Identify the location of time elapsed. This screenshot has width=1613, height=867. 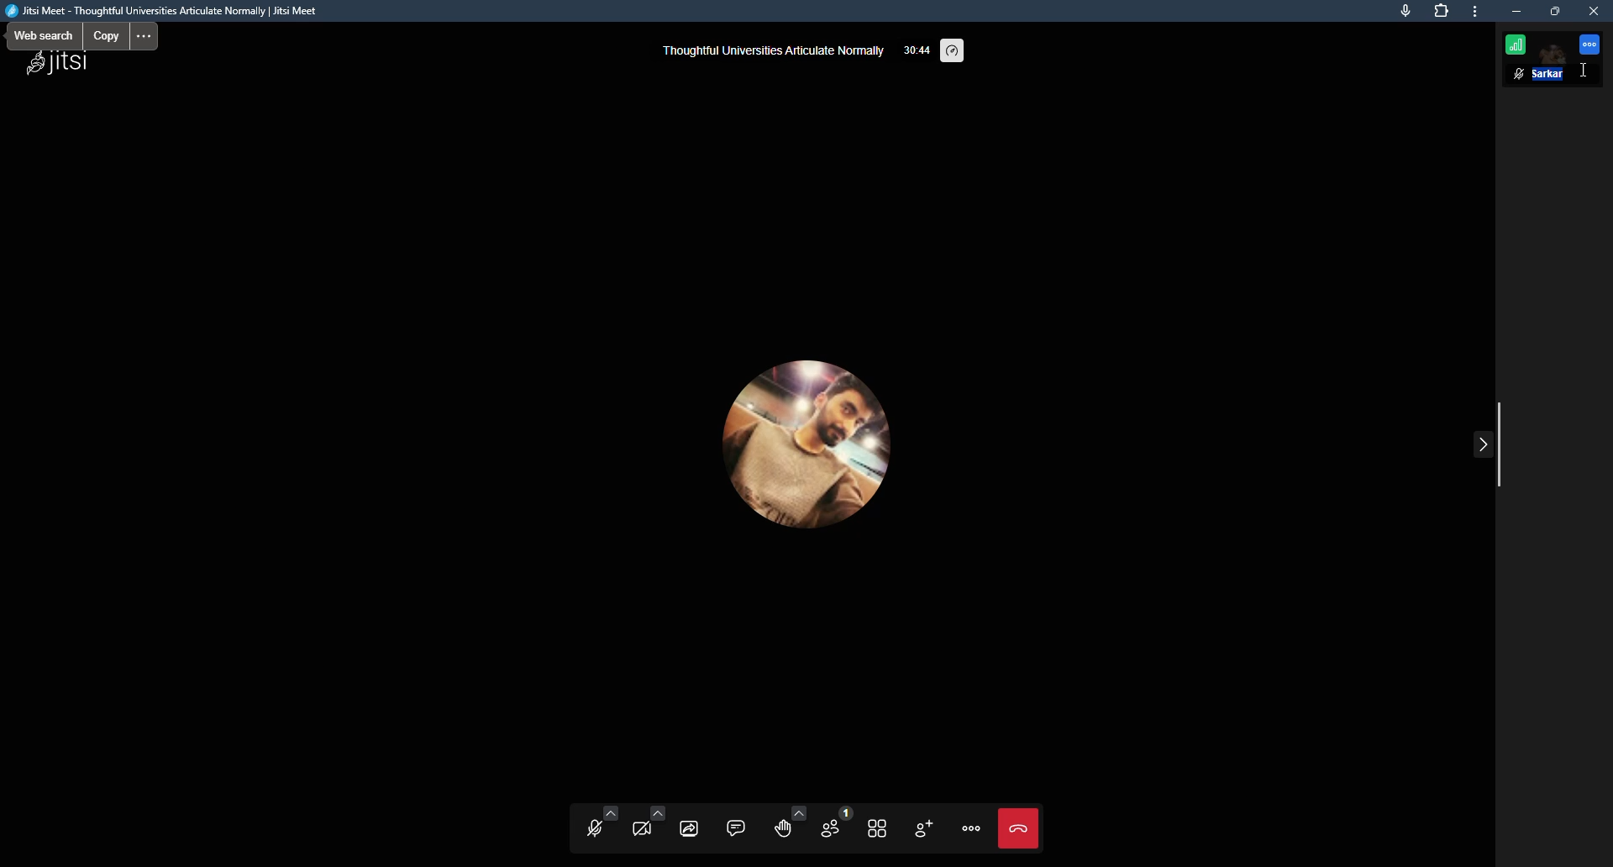
(915, 48).